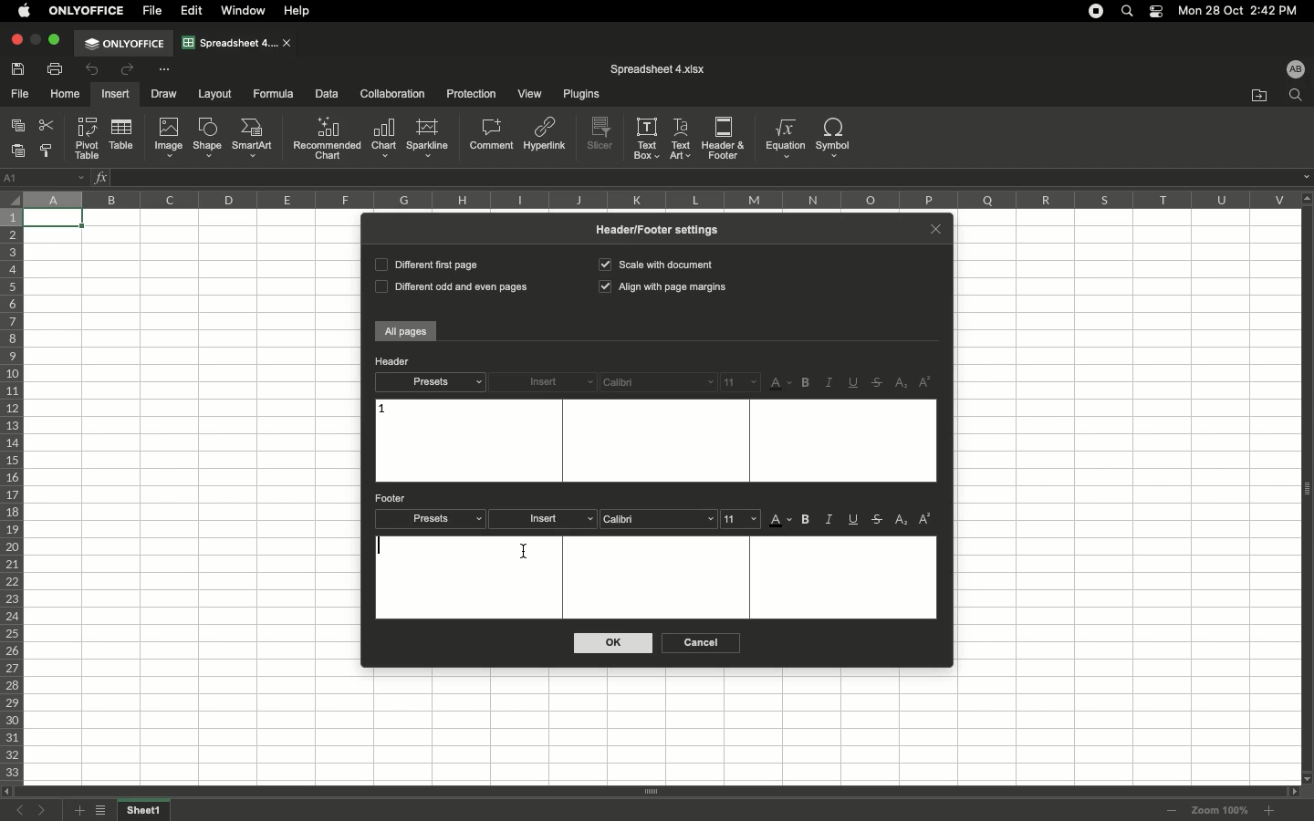  I want to click on User, so click(1295, 68).